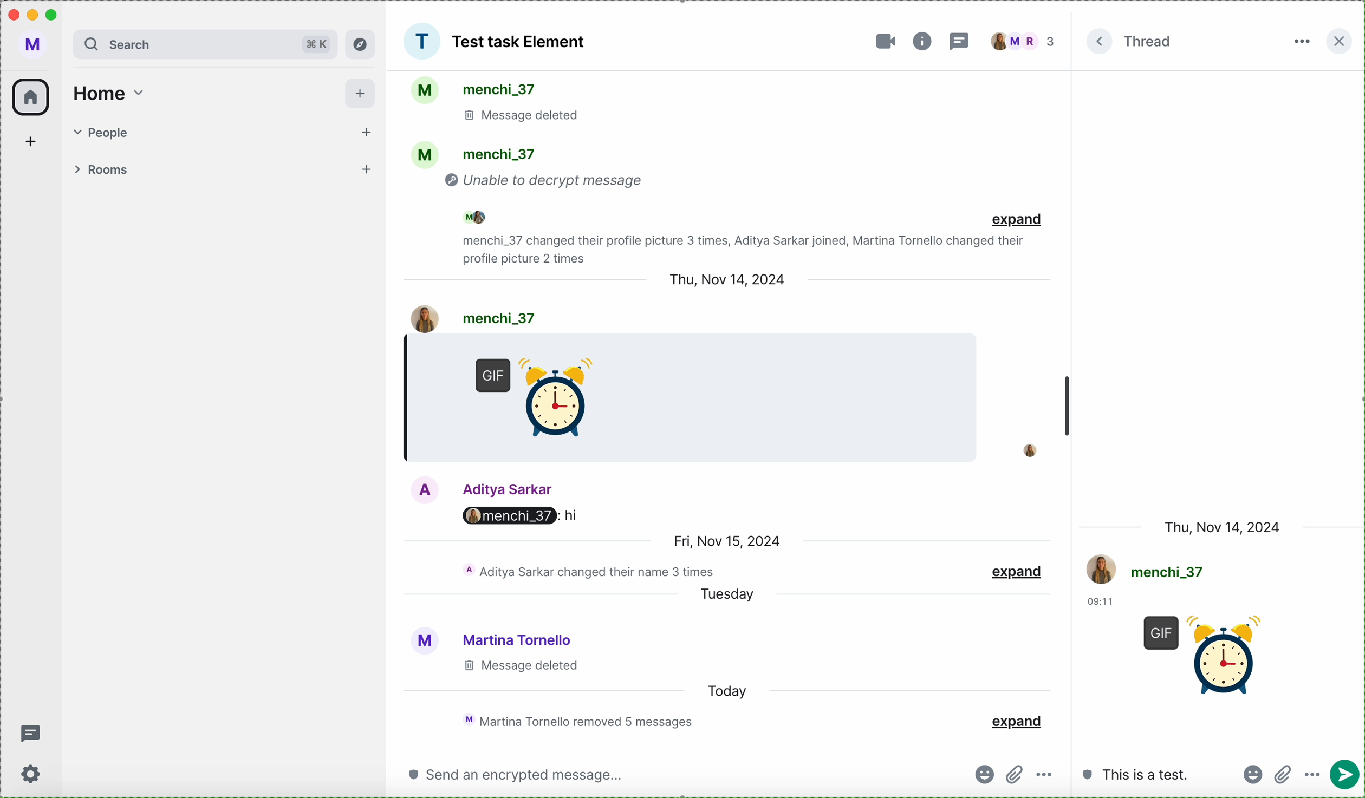  What do you see at coordinates (1337, 42) in the screenshot?
I see `close side bar` at bounding box center [1337, 42].